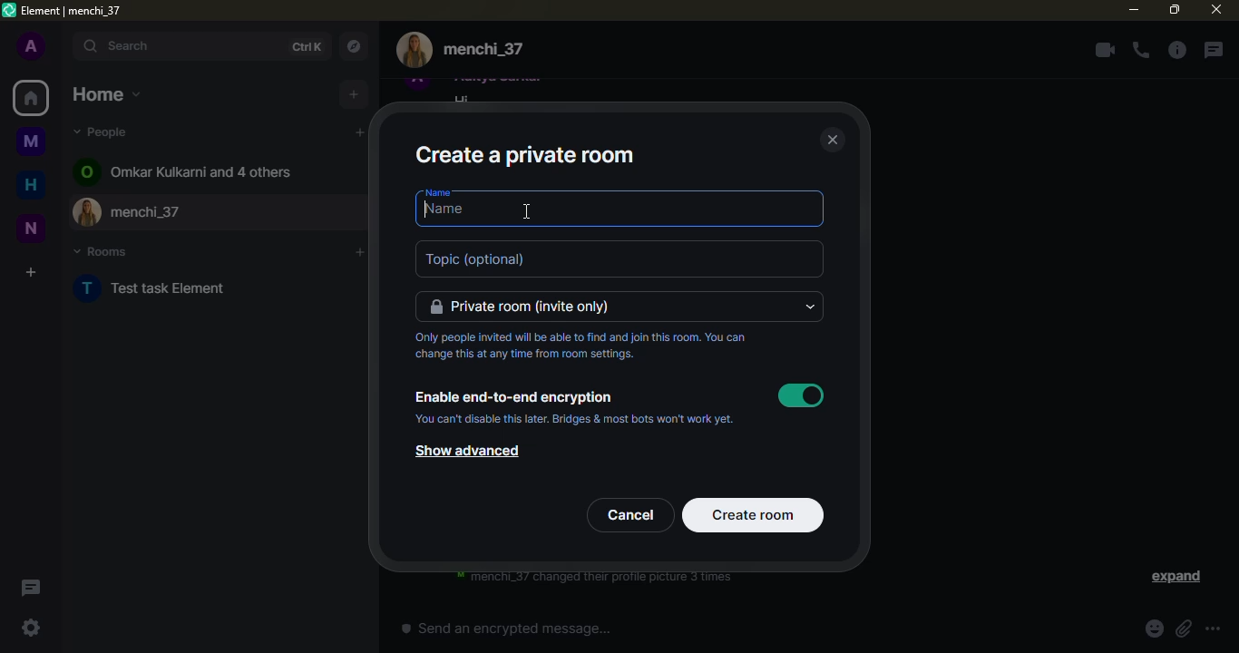  What do you see at coordinates (102, 251) in the screenshot?
I see `rooms` at bounding box center [102, 251].